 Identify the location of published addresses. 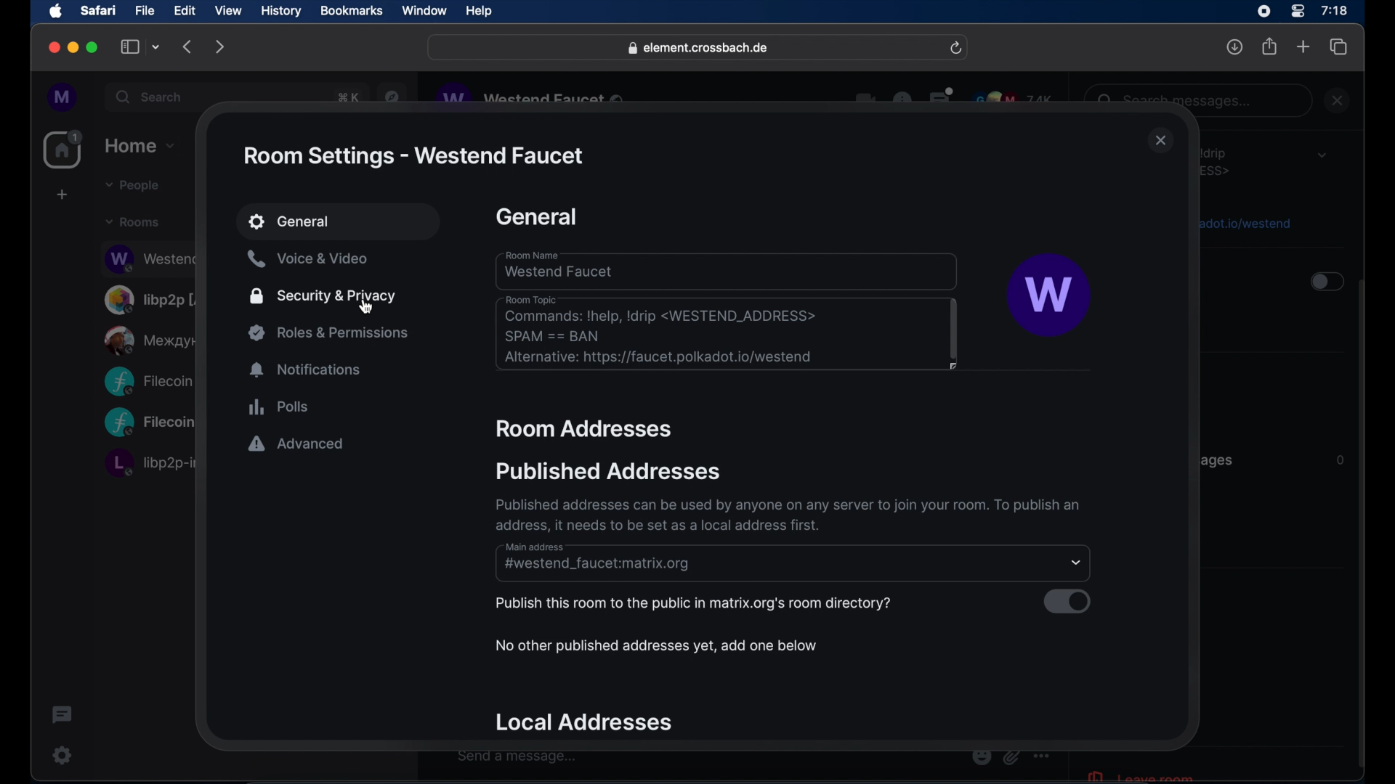
(607, 470).